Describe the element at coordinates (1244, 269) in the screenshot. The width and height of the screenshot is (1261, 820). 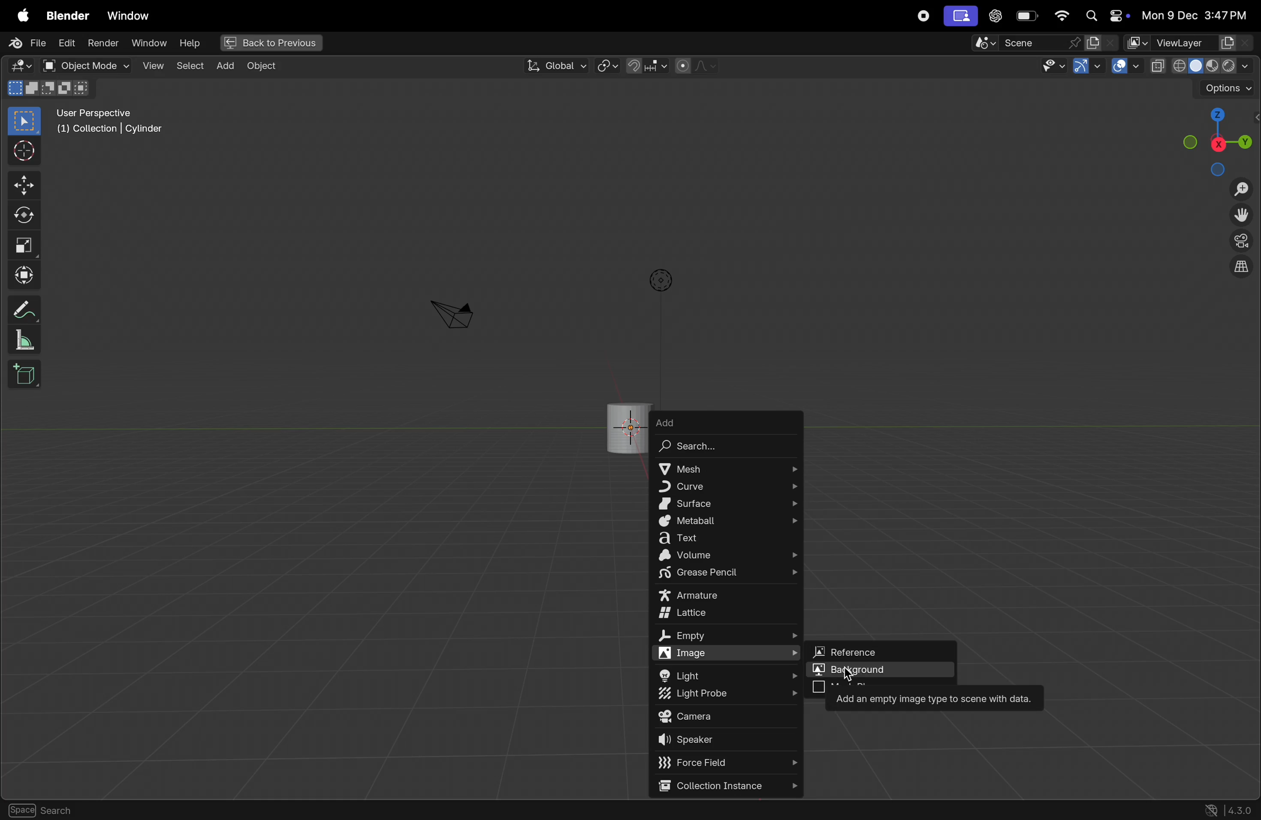
I see `orthographic view` at that location.